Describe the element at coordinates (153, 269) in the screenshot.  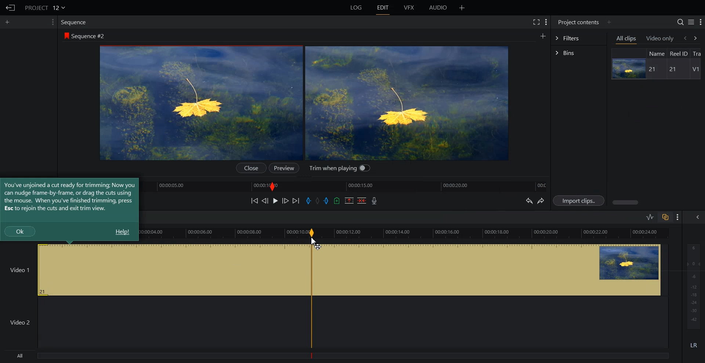
I see `Video 1` at that location.